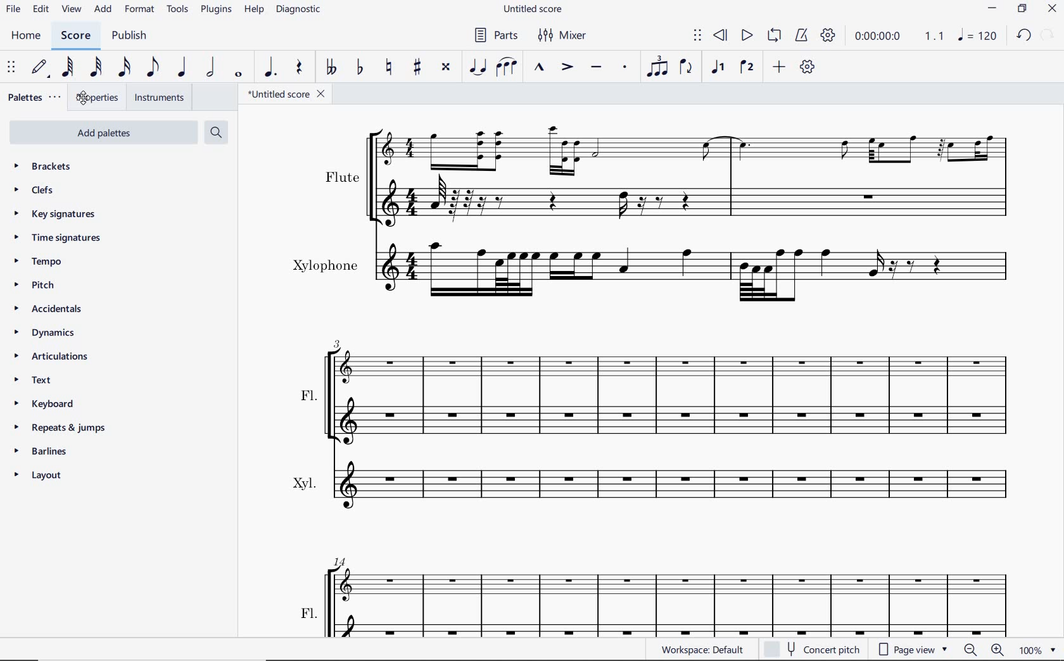 The image size is (1064, 661). What do you see at coordinates (71, 9) in the screenshot?
I see `view` at bounding box center [71, 9].